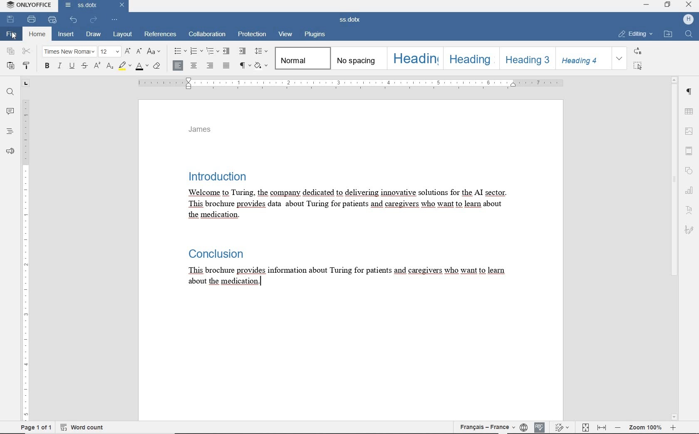  What do you see at coordinates (10, 92) in the screenshot?
I see `FIND` at bounding box center [10, 92].